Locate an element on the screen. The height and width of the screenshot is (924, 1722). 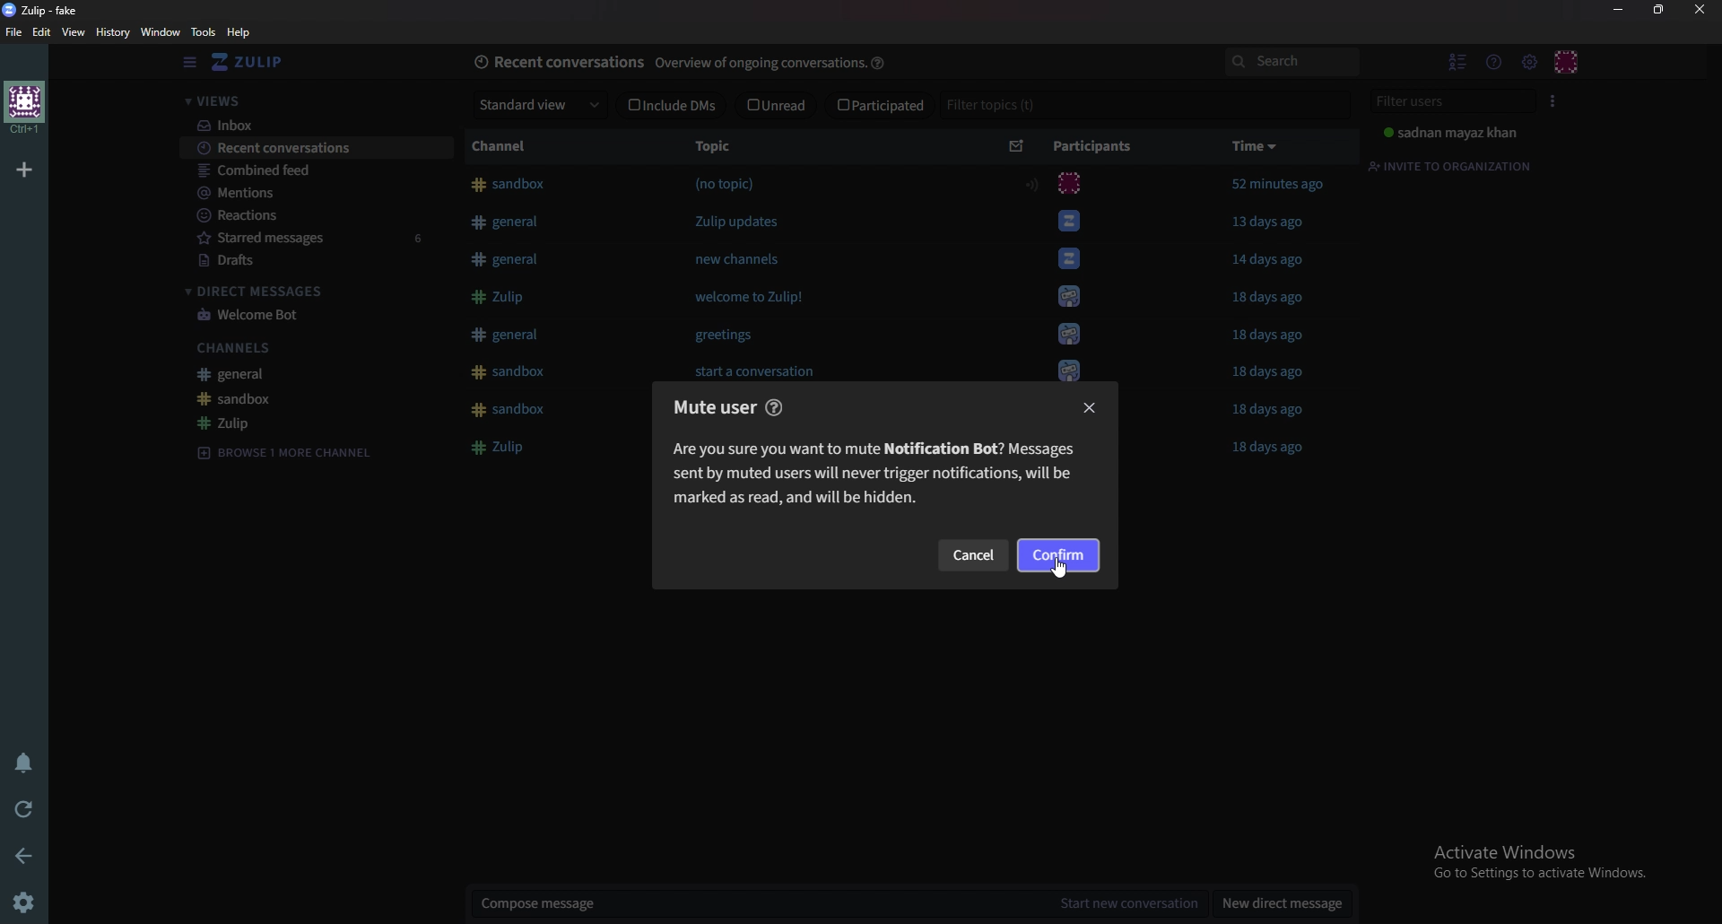
home is located at coordinates (26, 107).